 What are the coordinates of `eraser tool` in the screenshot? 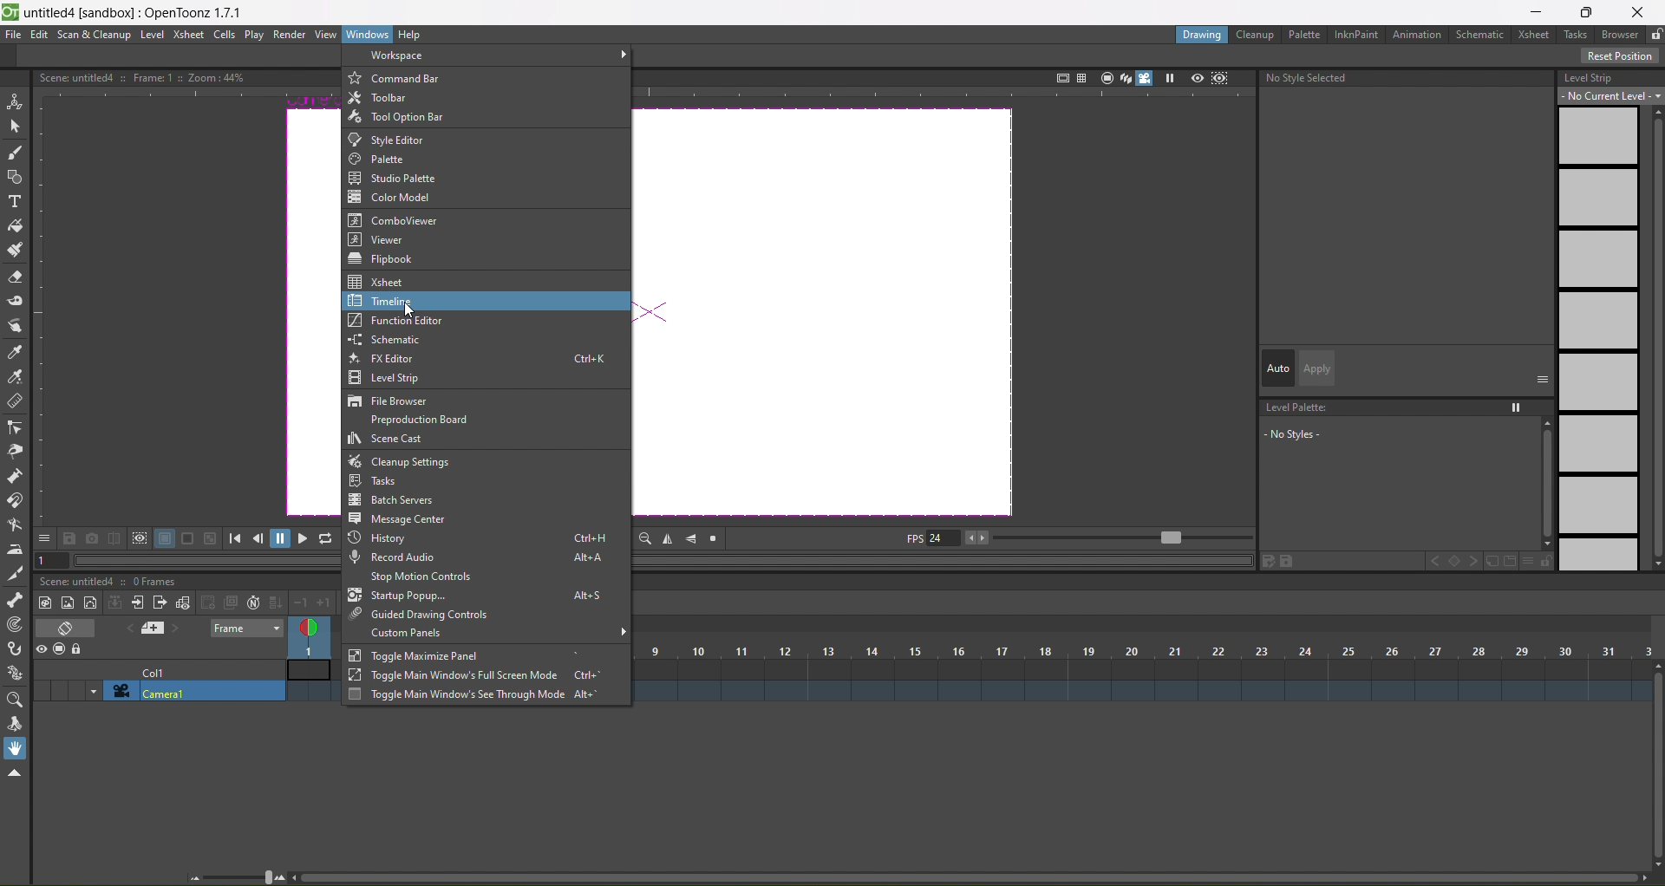 It's located at (16, 278).